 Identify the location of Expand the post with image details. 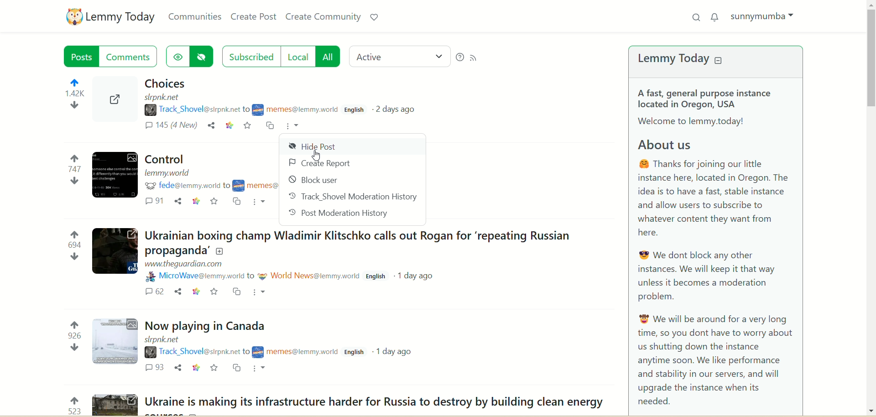
(114, 405).